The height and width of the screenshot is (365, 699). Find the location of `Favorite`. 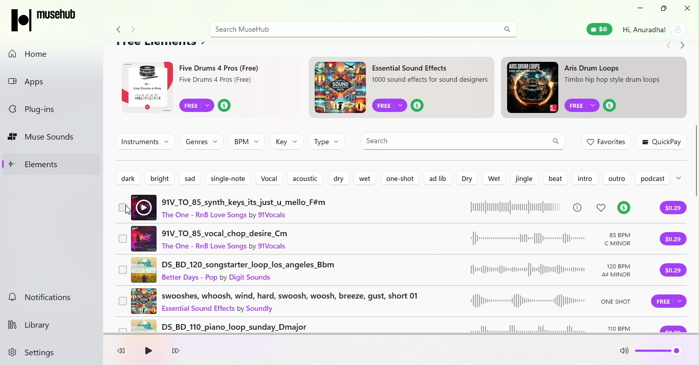

Favorite is located at coordinates (602, 208).